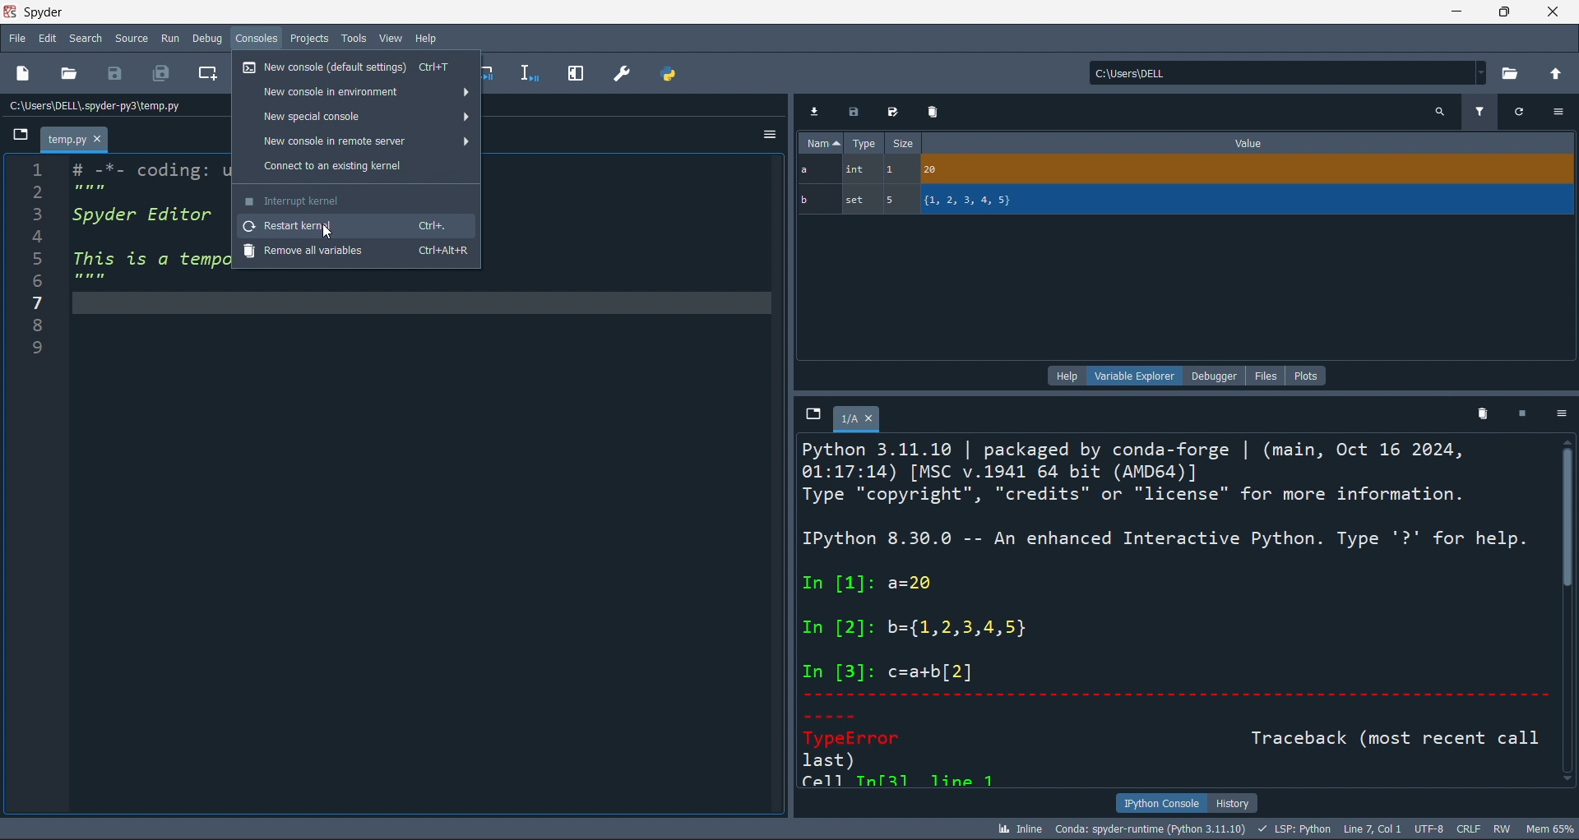 This screenshot has height=840, width=1579. Describe the element at coordinates (211, 39) in the screenshot. I see `Debug` at that location.